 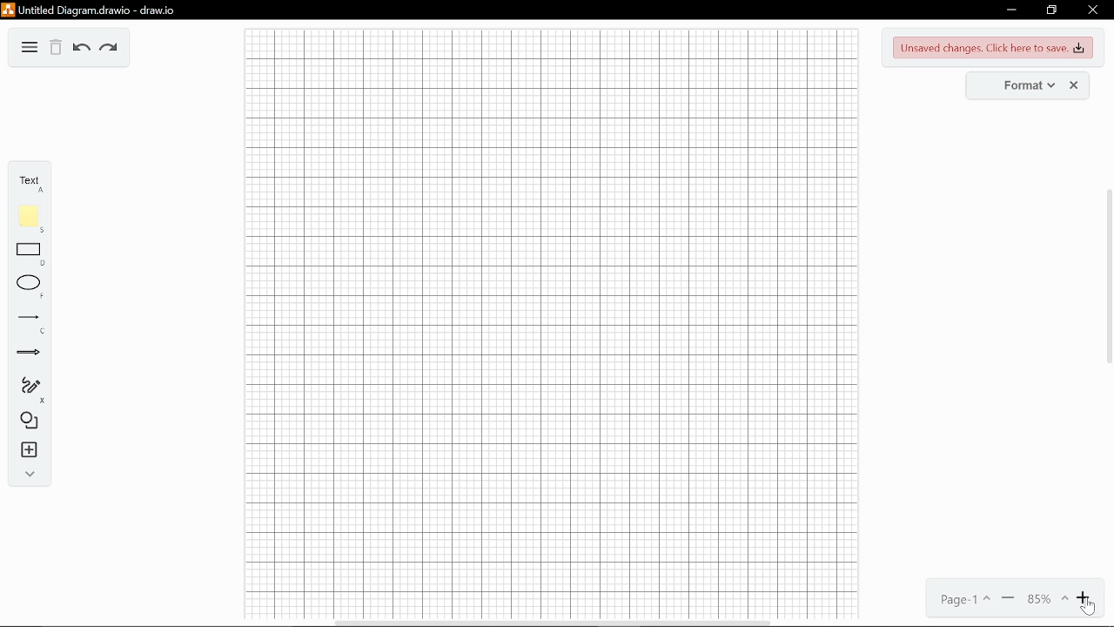 What do you see at coordinates (23, 389) in the screenshot?
I see `freehand` at bounding box center [23, 389].